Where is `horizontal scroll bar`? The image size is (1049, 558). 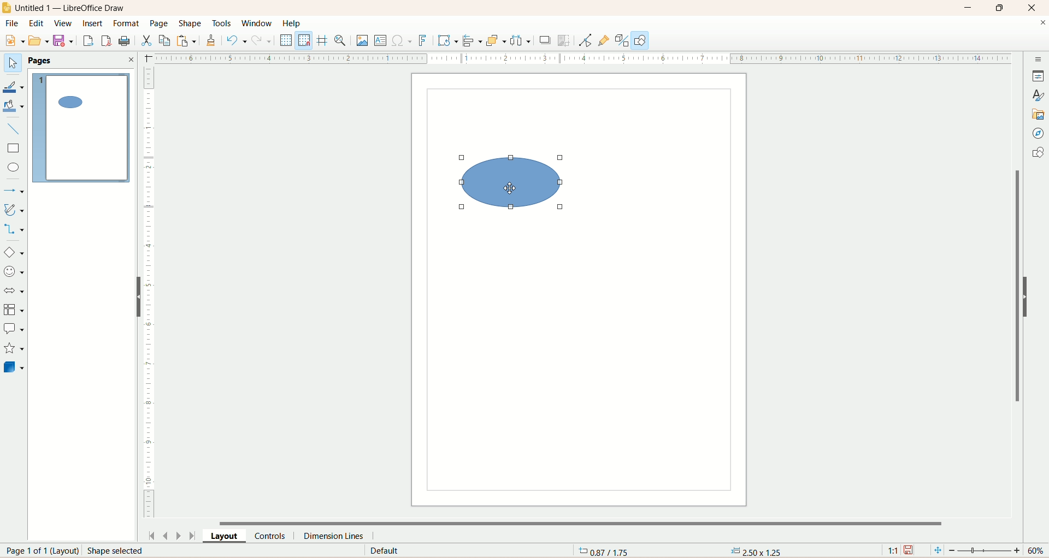 horizontal scroll bar is located at coordinates (585, 521).